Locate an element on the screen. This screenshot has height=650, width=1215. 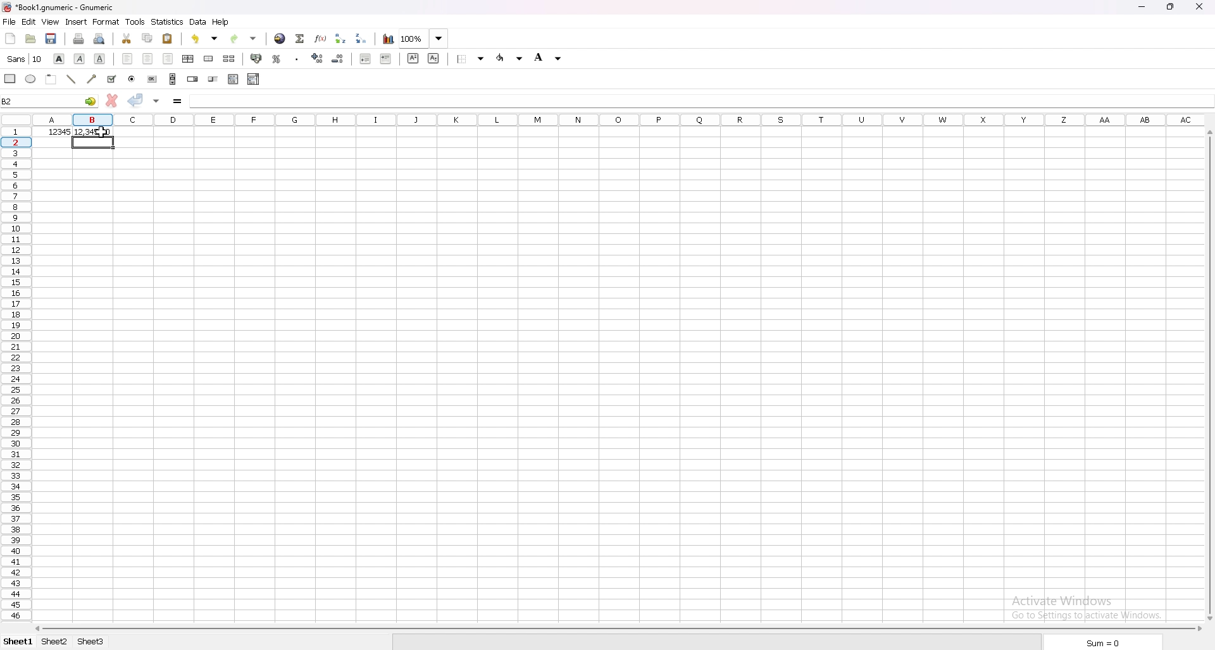
accept changes is located at coordinates (136, 101).